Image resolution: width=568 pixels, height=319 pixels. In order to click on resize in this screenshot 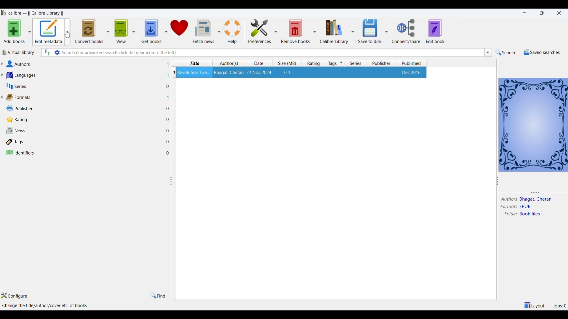, I will do `click(538, 192)`.